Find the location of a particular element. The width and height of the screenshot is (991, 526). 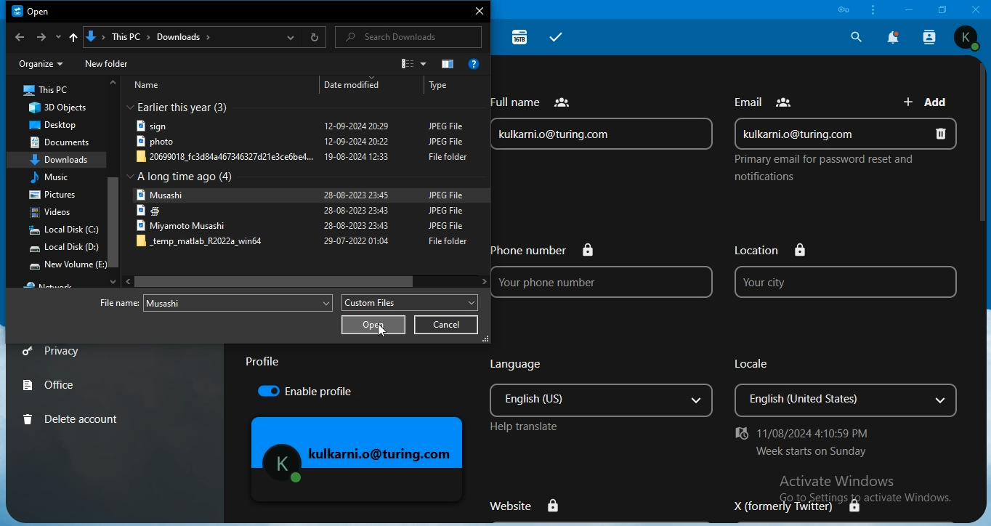

file is located at coordinates (299, 226).